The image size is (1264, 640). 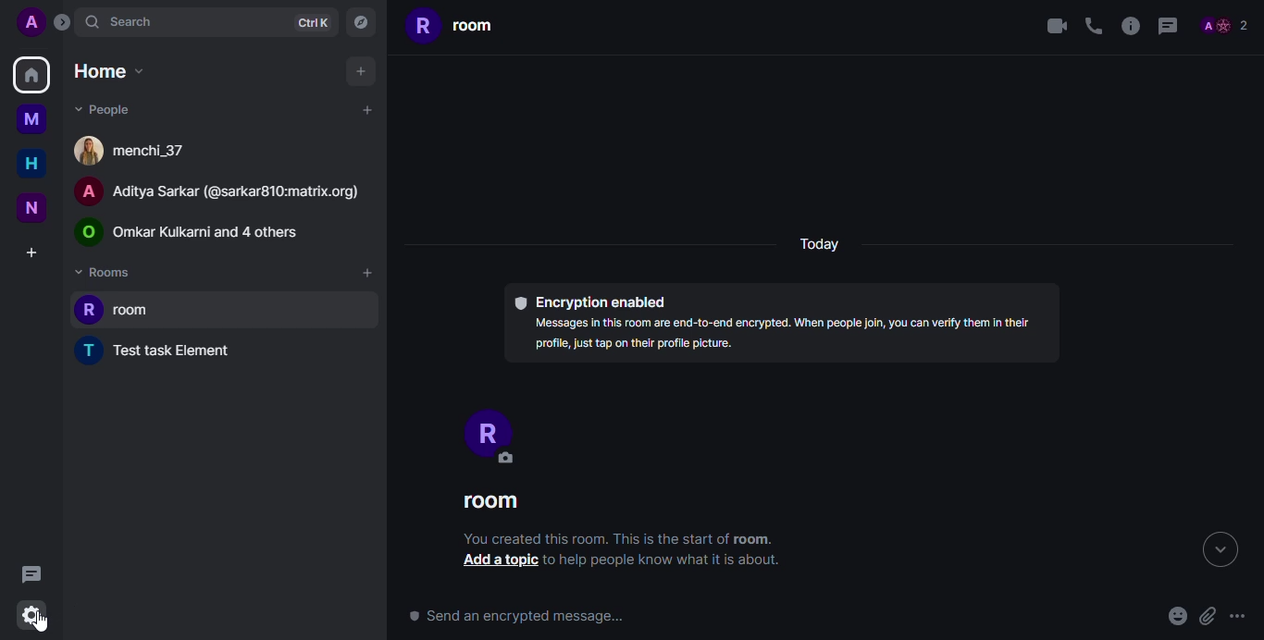 I want to click on rooms dropdown, so click(x=117, y=273).